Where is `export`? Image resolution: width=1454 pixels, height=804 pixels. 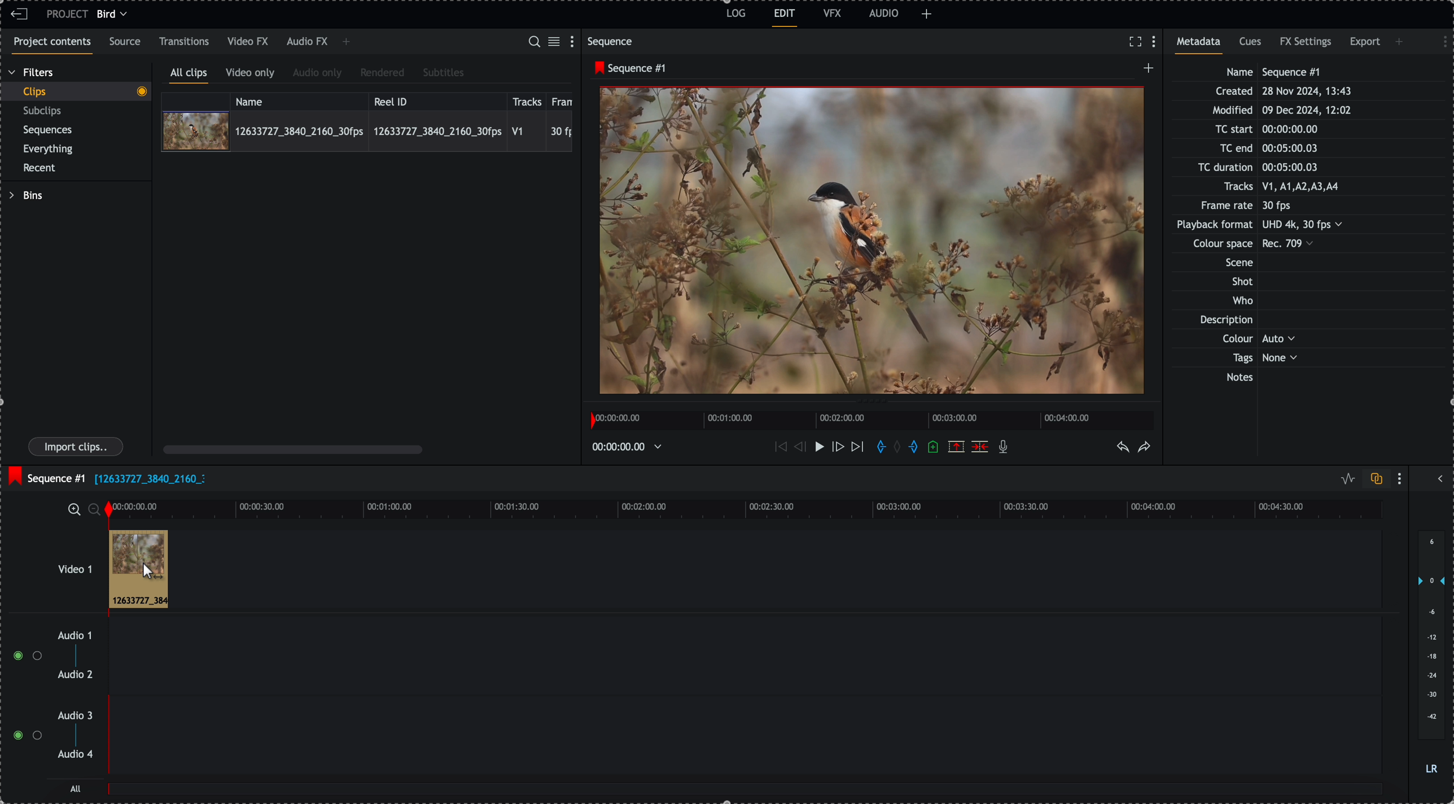
export is located at coordinates (1365, 44).